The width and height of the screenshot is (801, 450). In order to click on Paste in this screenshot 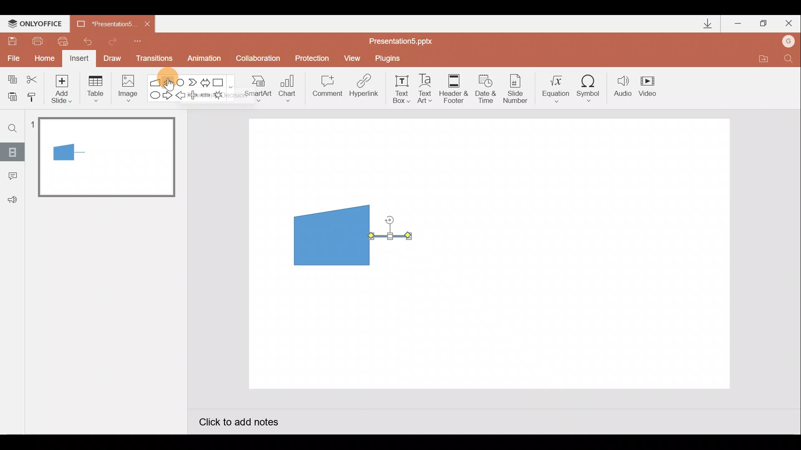, I will do `click(10, 96)`.